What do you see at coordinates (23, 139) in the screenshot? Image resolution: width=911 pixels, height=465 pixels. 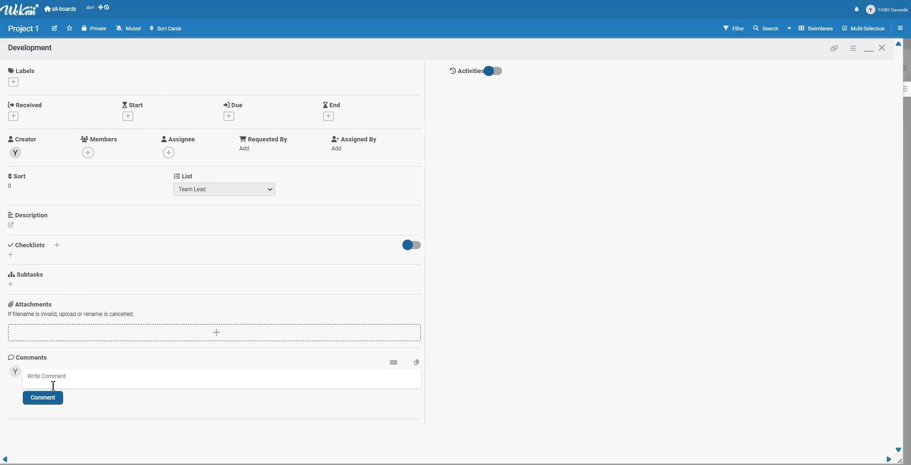 I see `Creator Profile` at bounding box center [23, 139].